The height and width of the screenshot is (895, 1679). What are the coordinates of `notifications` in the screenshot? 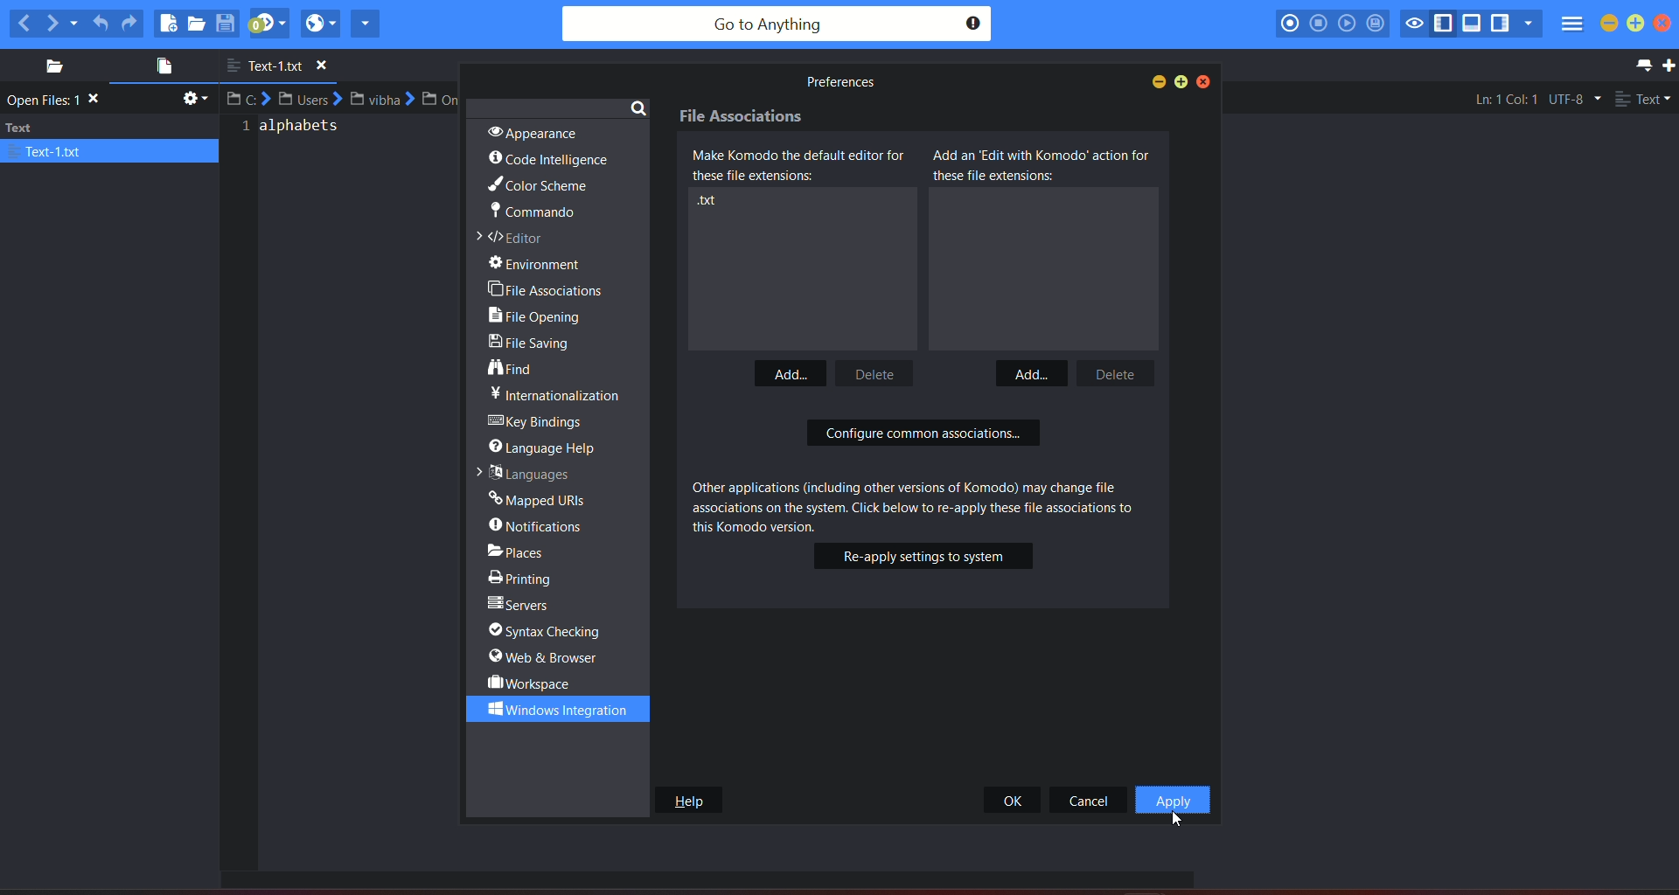 It's located at (539, 525).